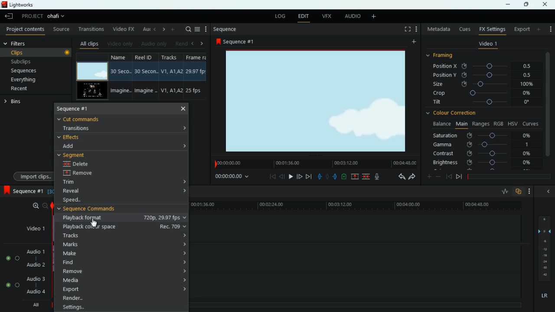 The image size is (555, 312). What do you see at coordinates (32, 175) in the screenshot?
I see `import clips` at bounding box center [32, 175].